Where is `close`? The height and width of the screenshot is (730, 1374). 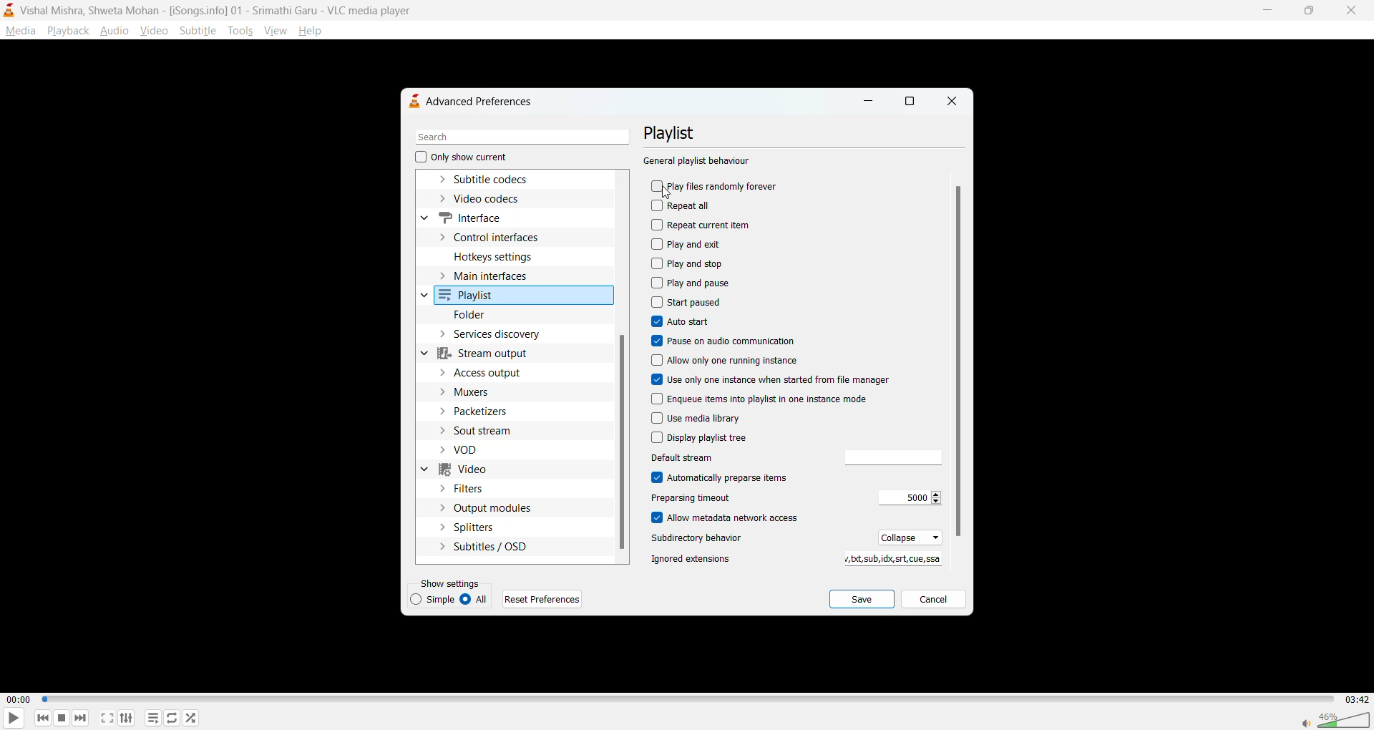 close is located at coordinates (950, 102).